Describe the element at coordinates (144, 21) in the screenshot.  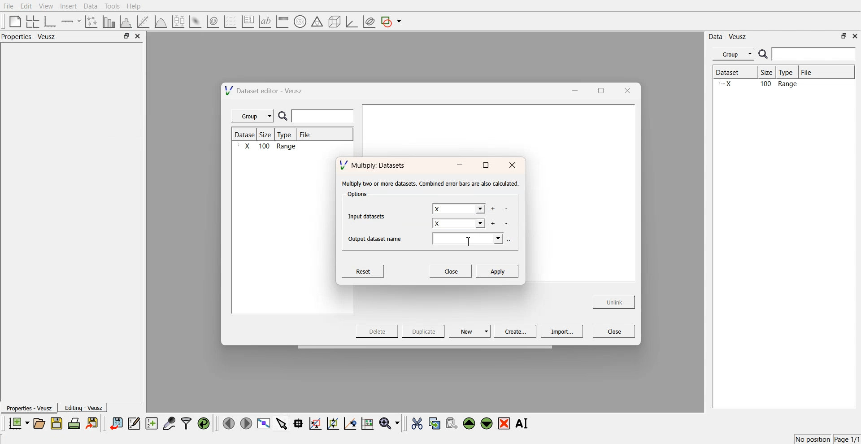
I see `fit a function` at that location.